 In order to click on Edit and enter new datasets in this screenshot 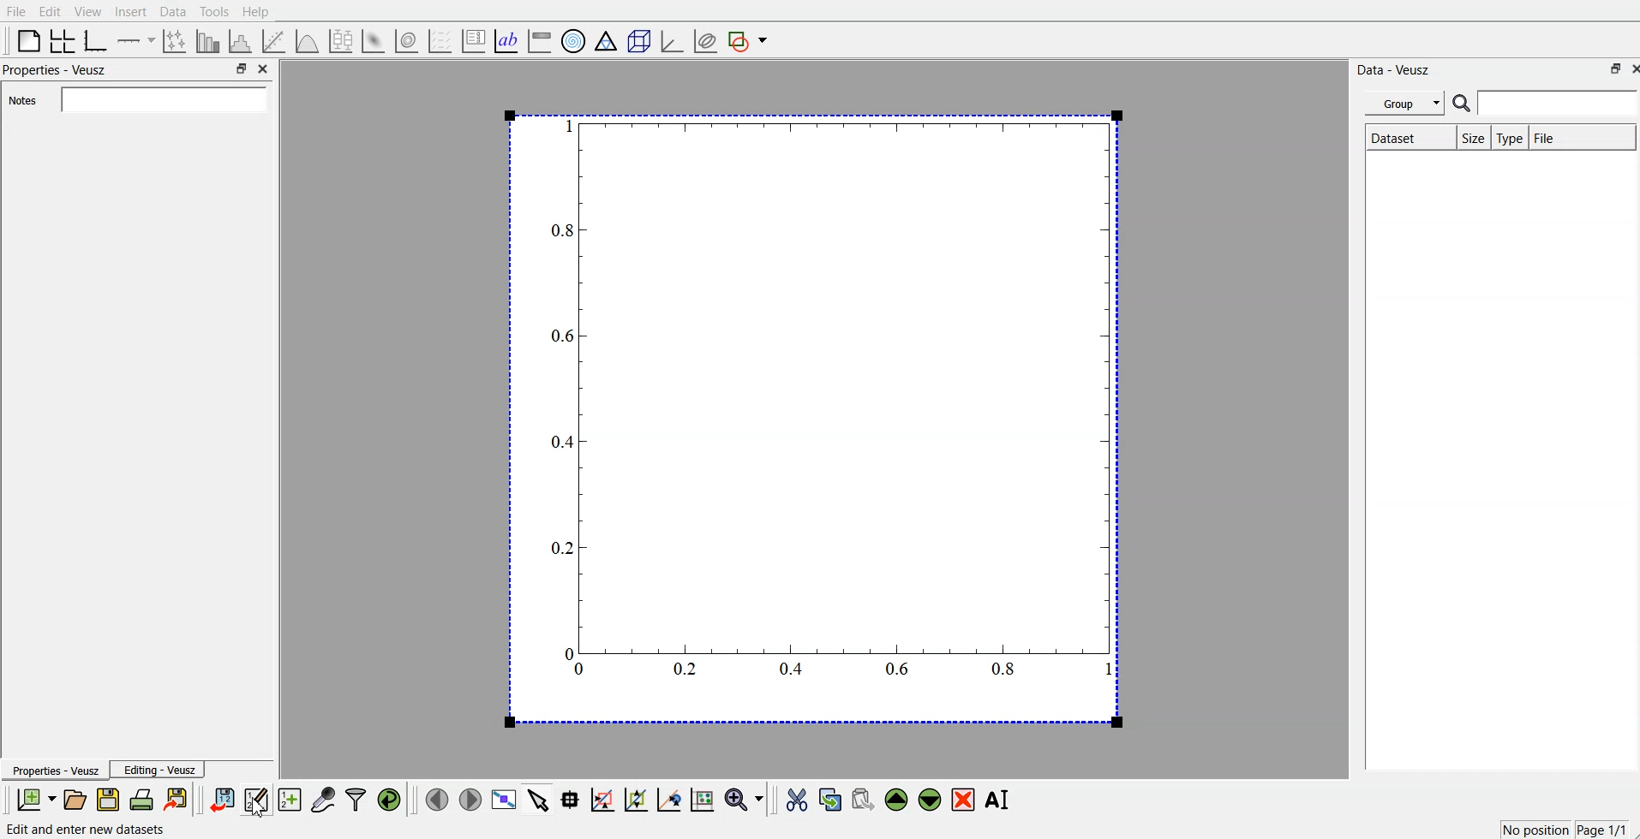, I will do `click(92, 829)`.